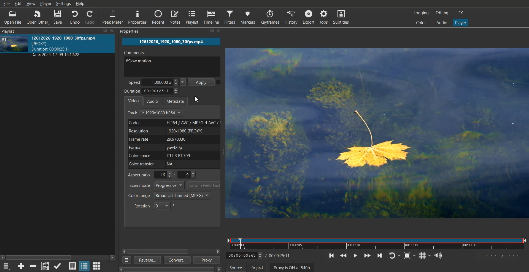 The image size is (529, 272). I want to click on Skip to the previous point, so click(332, 256).